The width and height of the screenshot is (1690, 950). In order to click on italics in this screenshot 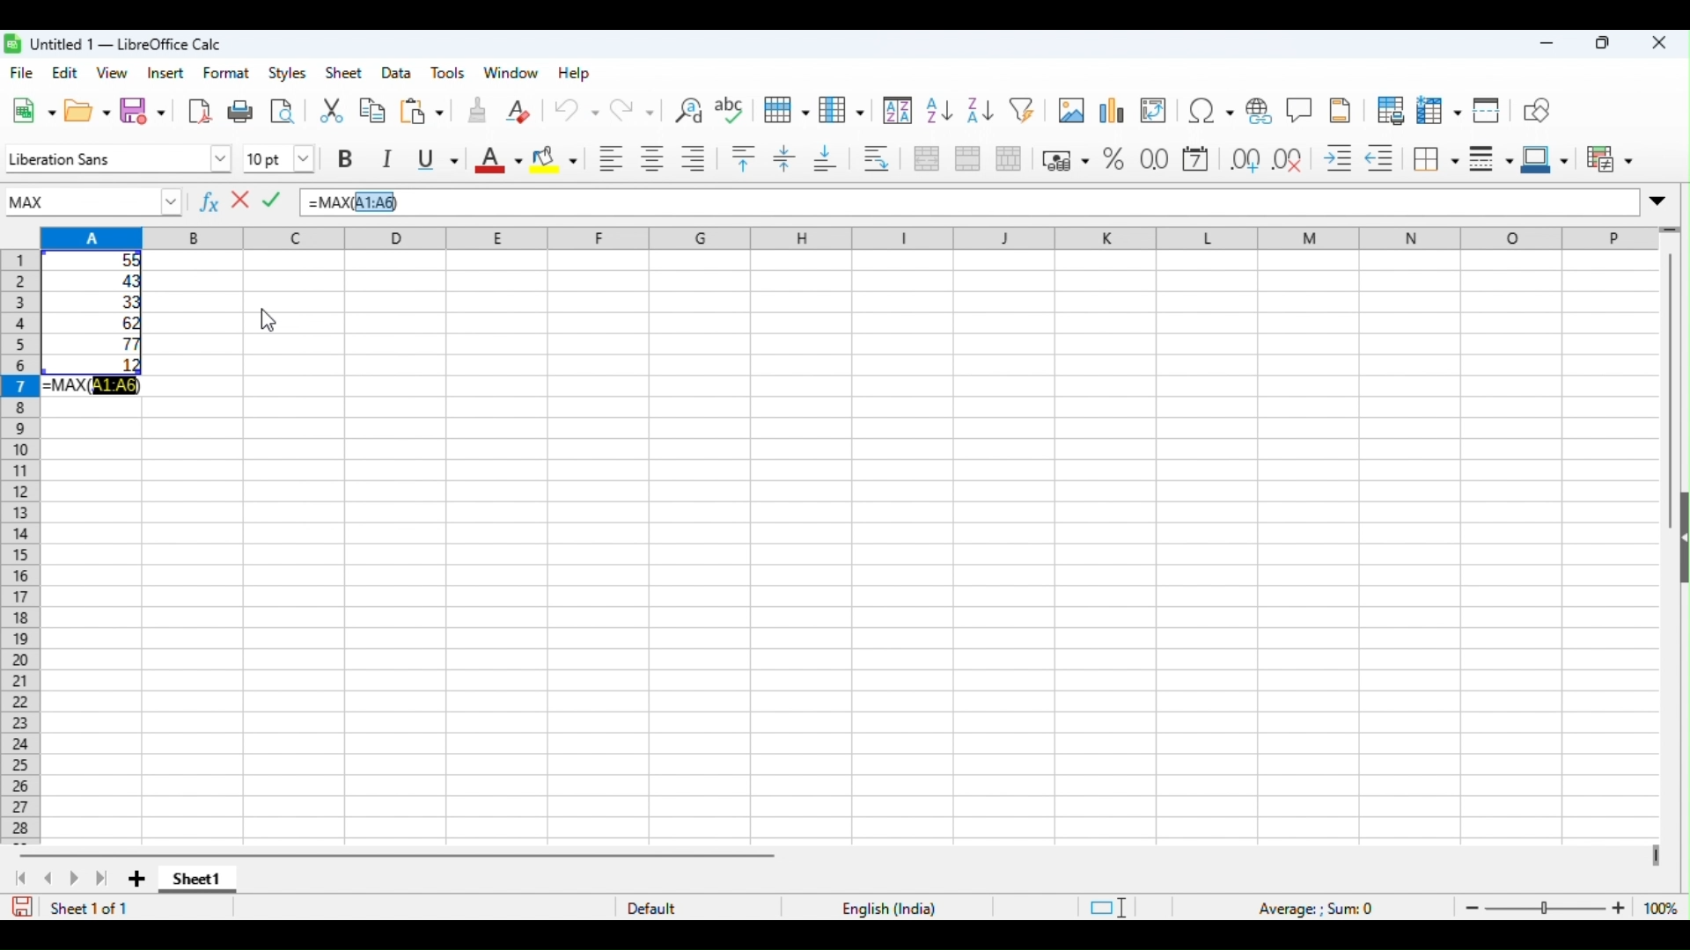, I will do `click(391, 161)`.